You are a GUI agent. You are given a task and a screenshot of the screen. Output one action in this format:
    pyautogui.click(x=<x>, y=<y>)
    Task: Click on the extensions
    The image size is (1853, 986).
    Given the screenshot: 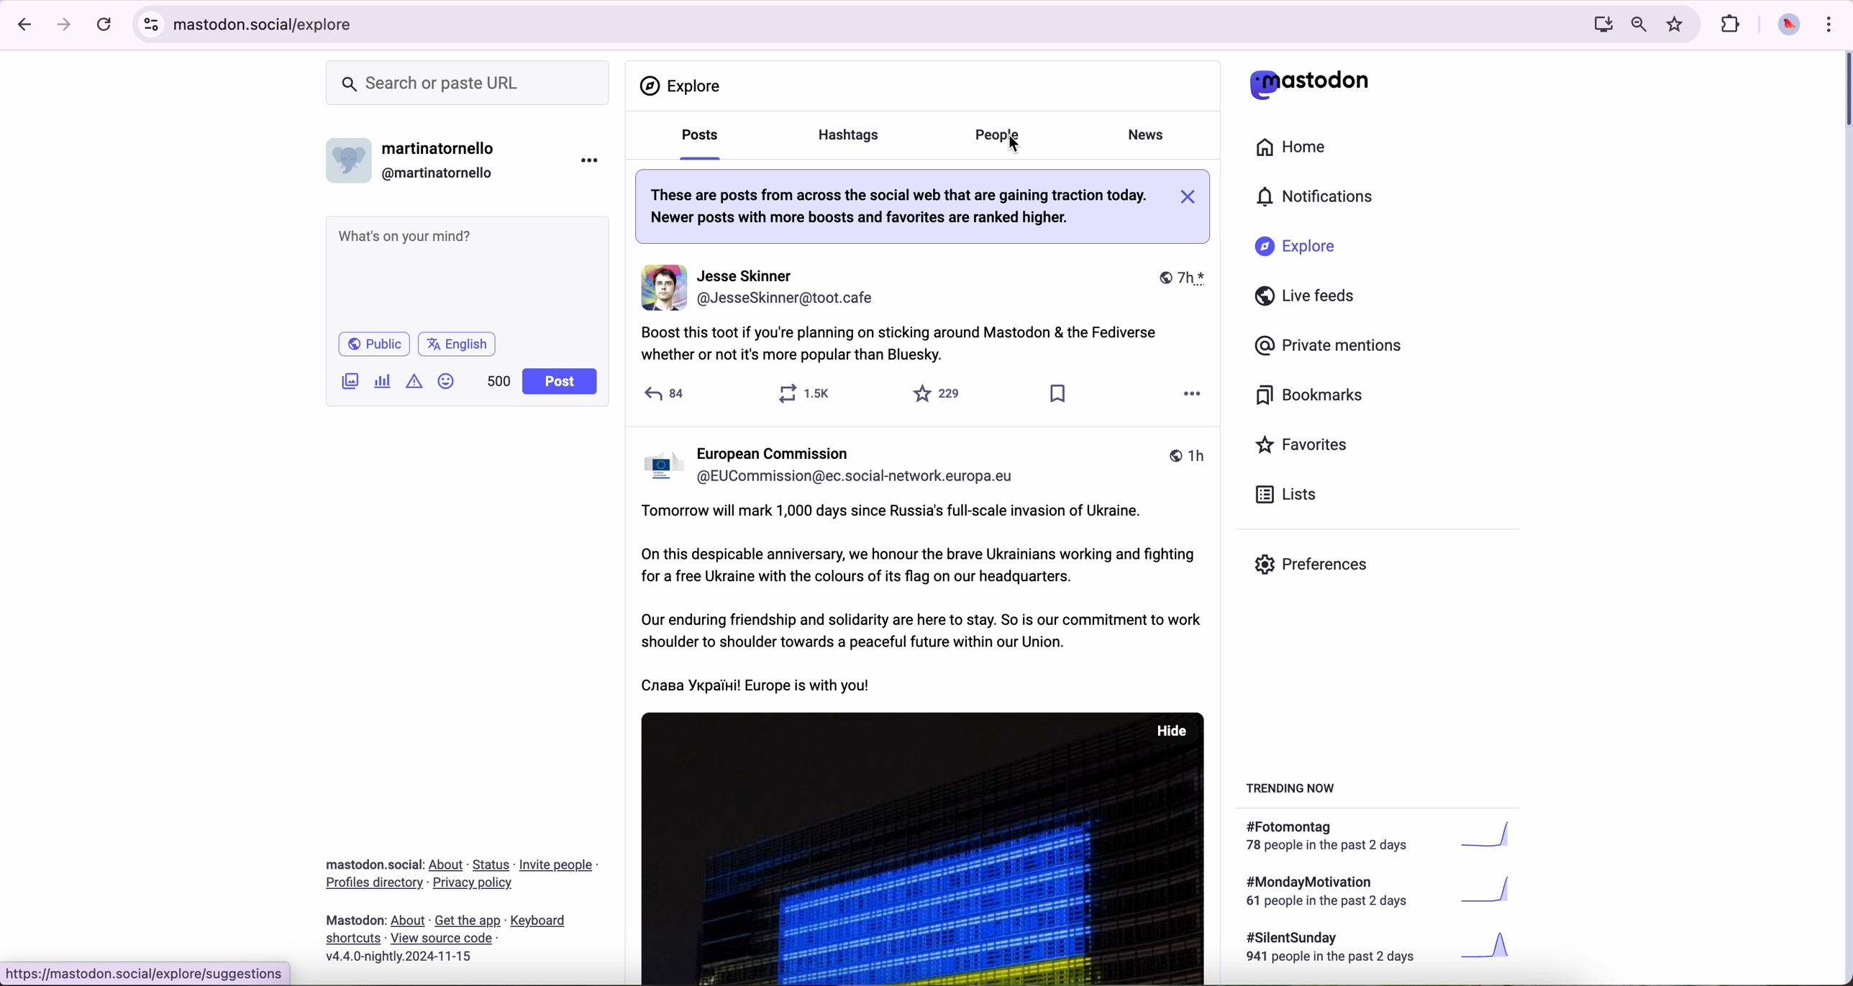 What is the action you would take?
    pyautogui.click(x=1732, y=24)
    